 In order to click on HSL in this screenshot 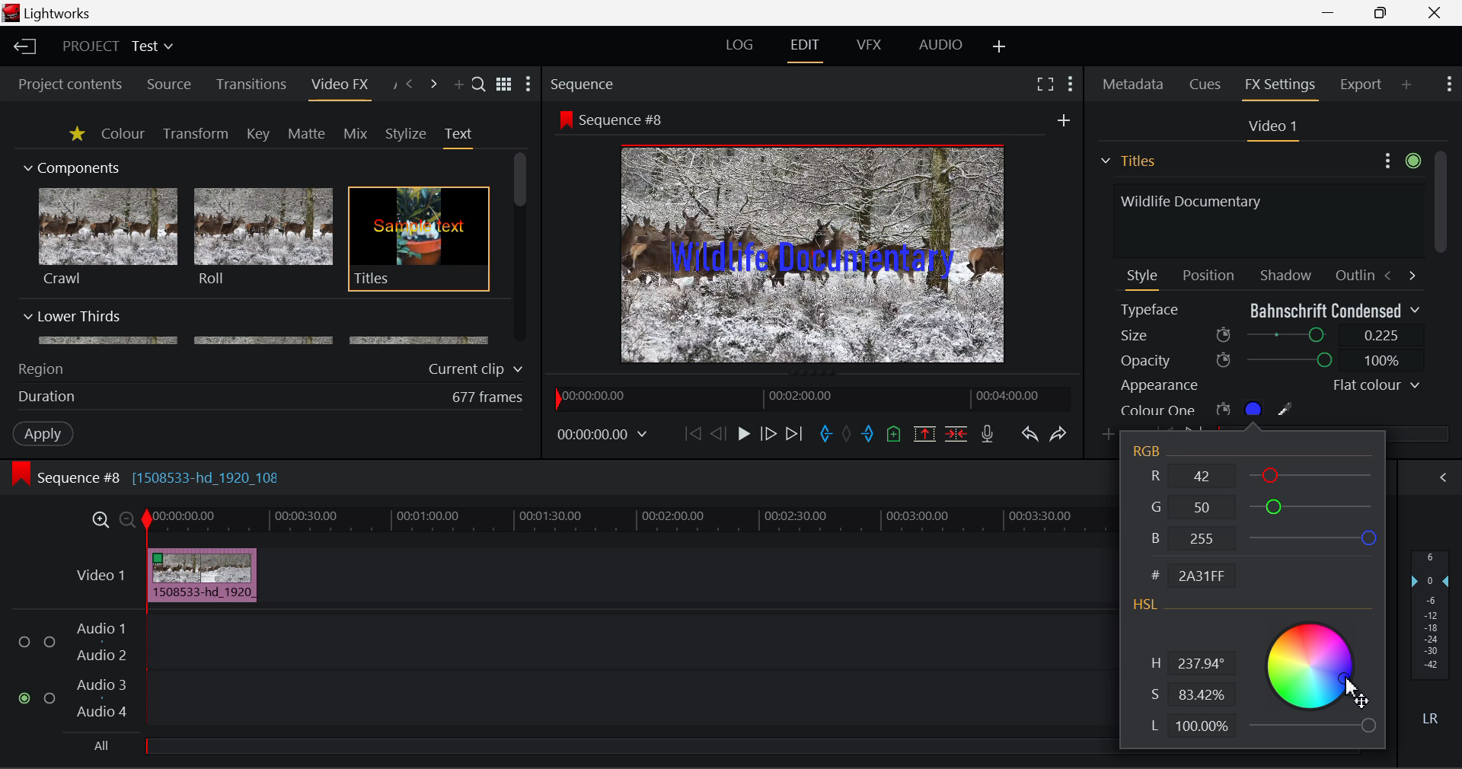, I will do `click(1146, 606)`.